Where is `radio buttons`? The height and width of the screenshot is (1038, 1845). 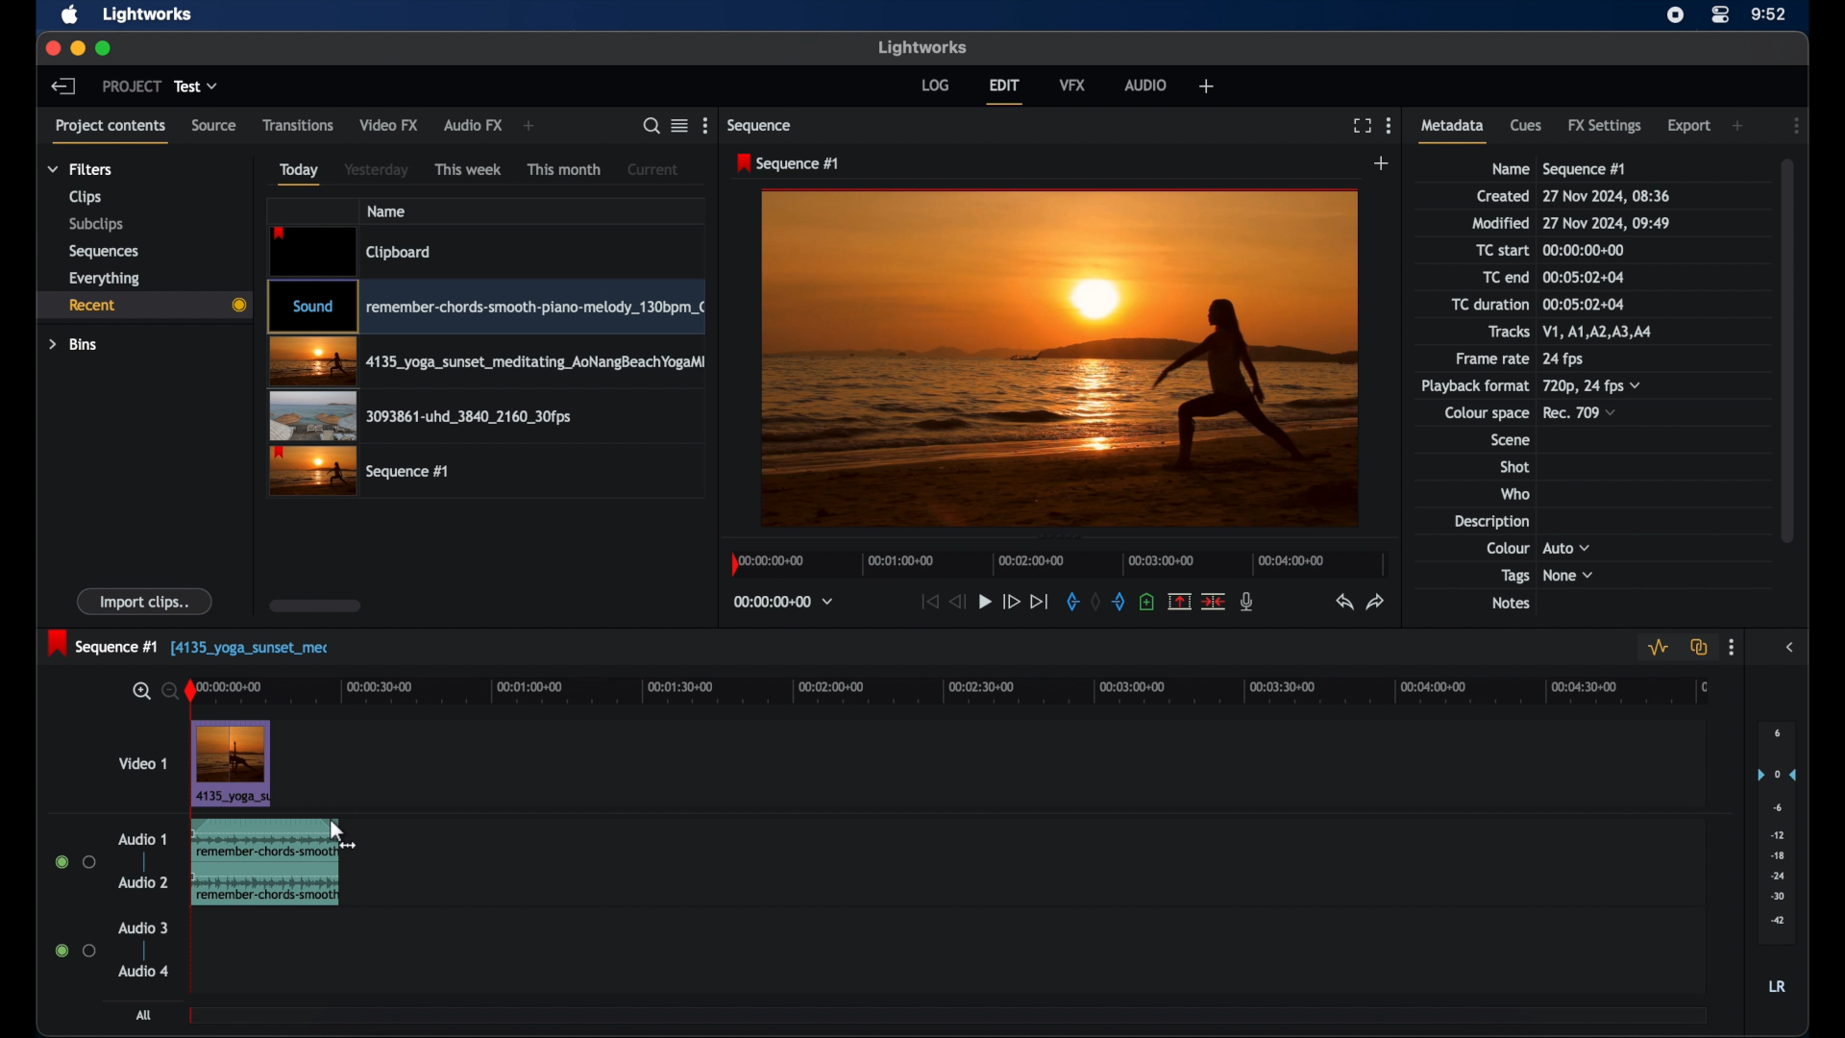 radio buttons is located at coordinates (74, 950).